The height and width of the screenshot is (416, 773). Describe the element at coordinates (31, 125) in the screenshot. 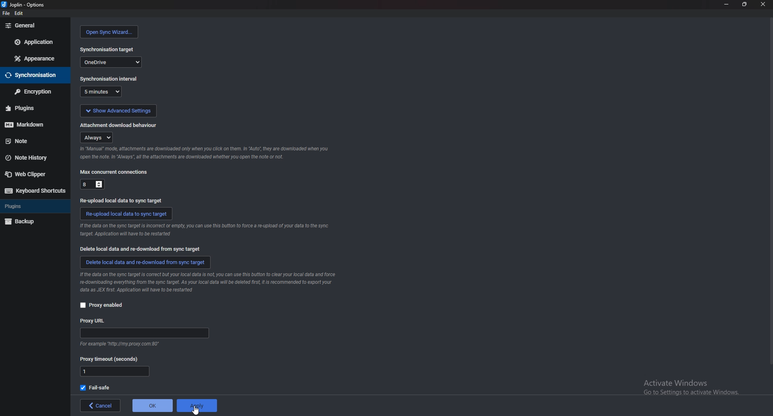

I see `markdown` at that location.